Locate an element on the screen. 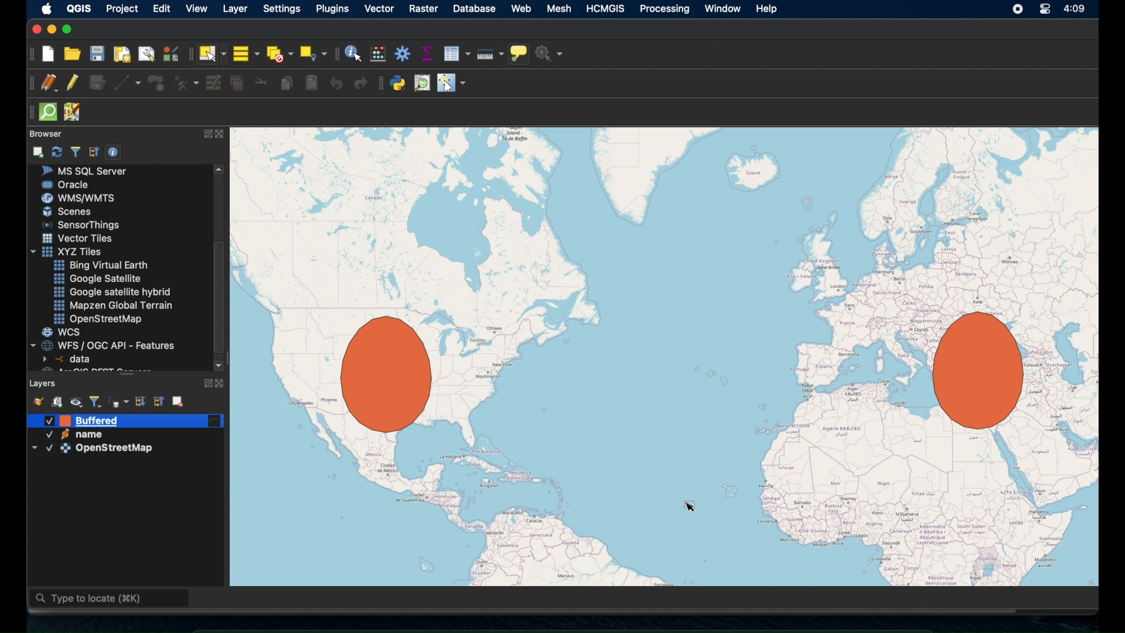 The height and width of the screenshot is (633, 1125). close is located at coordinates (222, 135).